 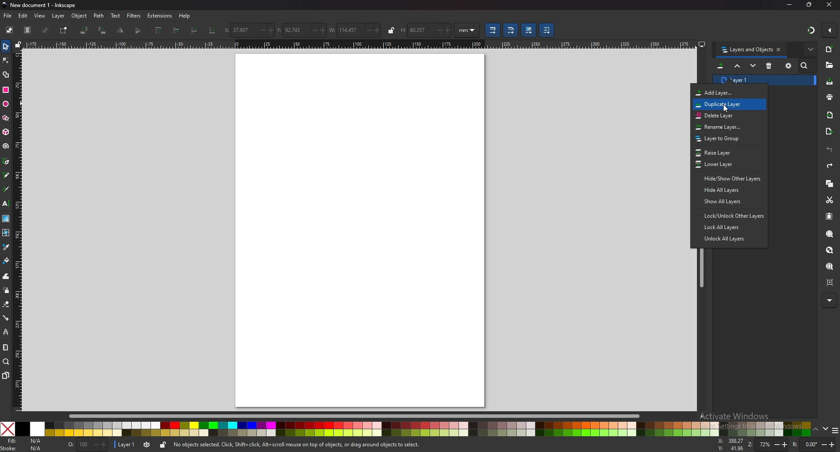 I want to click on save, so click(x=829, y=81).